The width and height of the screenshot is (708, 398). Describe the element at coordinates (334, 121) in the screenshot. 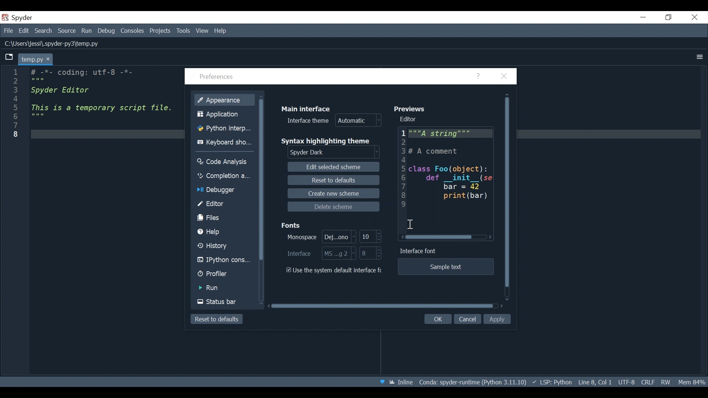

I see `Select Interface theme` at that location.